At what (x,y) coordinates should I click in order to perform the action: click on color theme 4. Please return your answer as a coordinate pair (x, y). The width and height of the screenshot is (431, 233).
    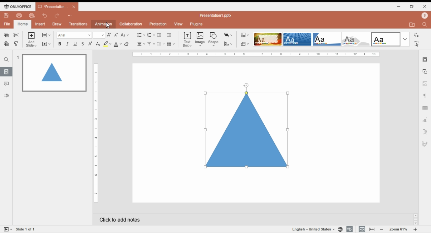
    Looking at the image, I should click on (356, 39).